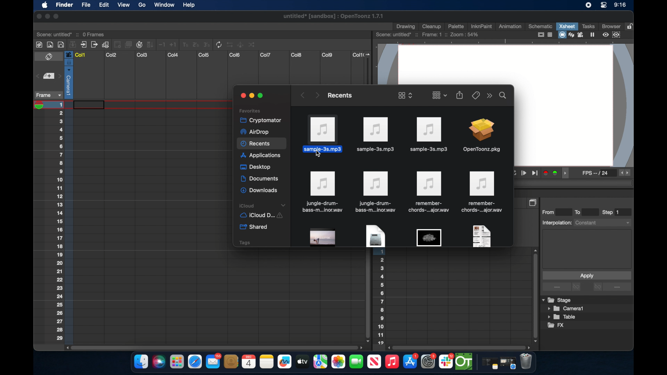 This screenshot has width=667, height=375. What do you see at coordinates (302, 95) in the screenshot?
I see `previous` at bounding box center [302, 95].